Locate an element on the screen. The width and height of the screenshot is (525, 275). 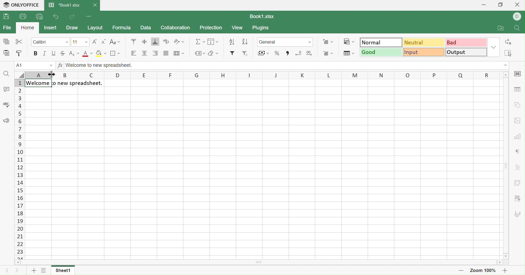
Decrease decimal is located at coordinates (299, 53).